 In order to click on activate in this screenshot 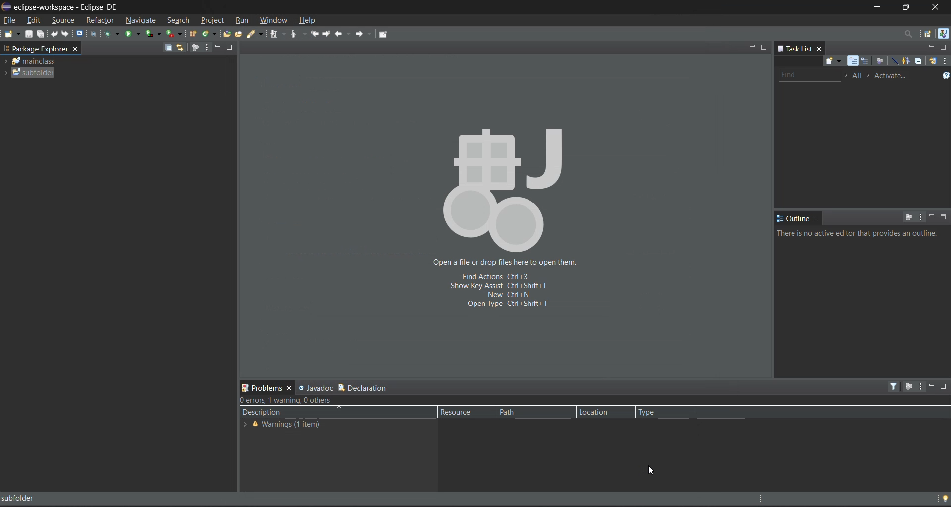, I will do `click(893, 76)`.